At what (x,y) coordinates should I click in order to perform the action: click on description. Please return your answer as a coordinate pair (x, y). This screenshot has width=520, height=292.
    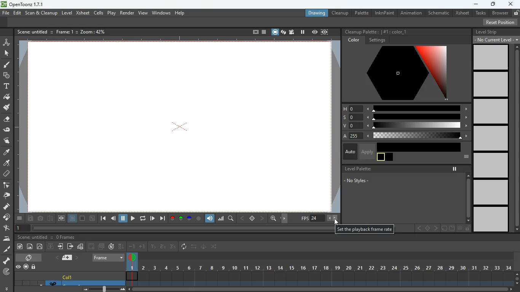
    Looking at the image, I should click on (365, 229).